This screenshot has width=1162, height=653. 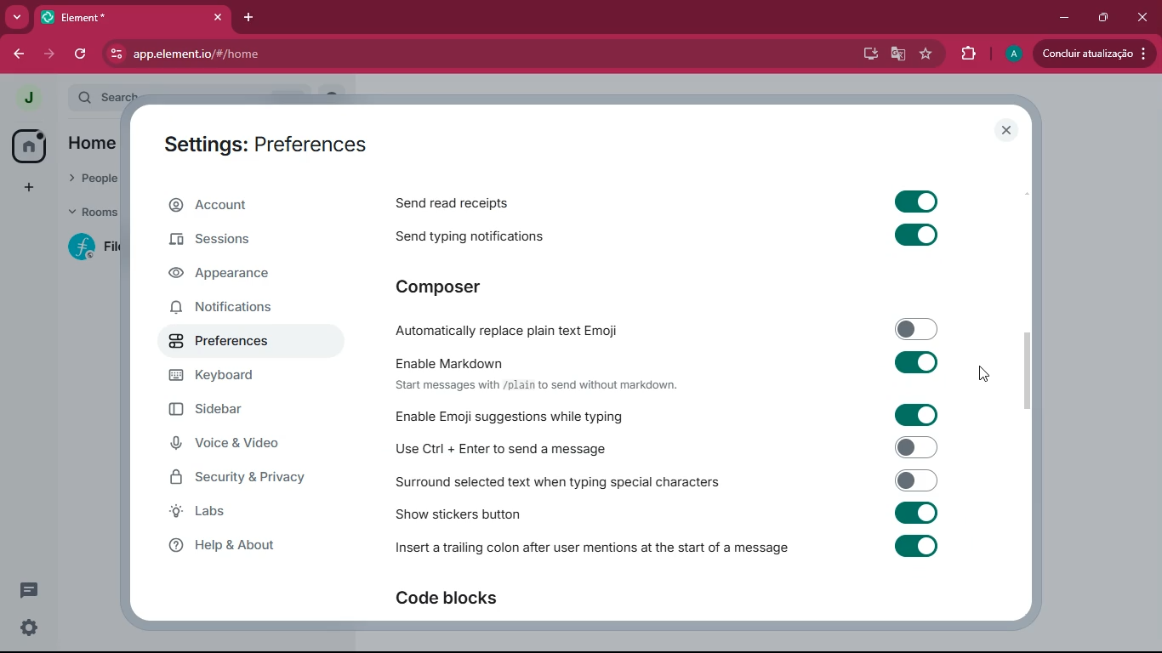 I want to click on composer, so click(x=464, y=289).